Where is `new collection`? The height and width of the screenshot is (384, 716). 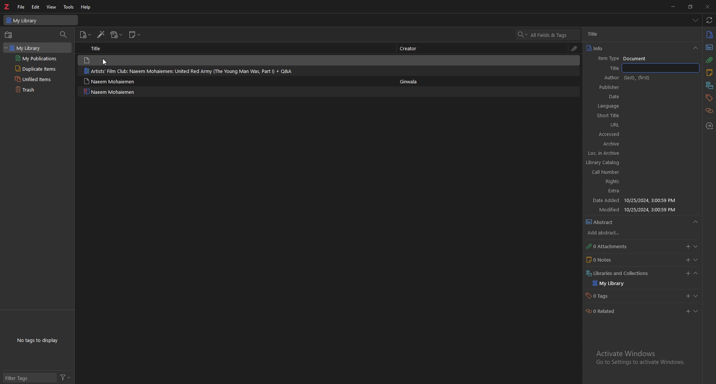
new collection is located at coordinates (9, 35).